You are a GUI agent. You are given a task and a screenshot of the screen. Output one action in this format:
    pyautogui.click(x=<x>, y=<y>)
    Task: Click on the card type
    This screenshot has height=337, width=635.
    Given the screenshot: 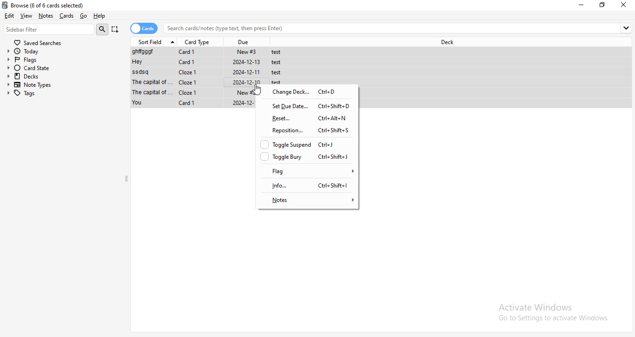 What is the action you would take?
    pyautogui.click(x=199, y=41)
    